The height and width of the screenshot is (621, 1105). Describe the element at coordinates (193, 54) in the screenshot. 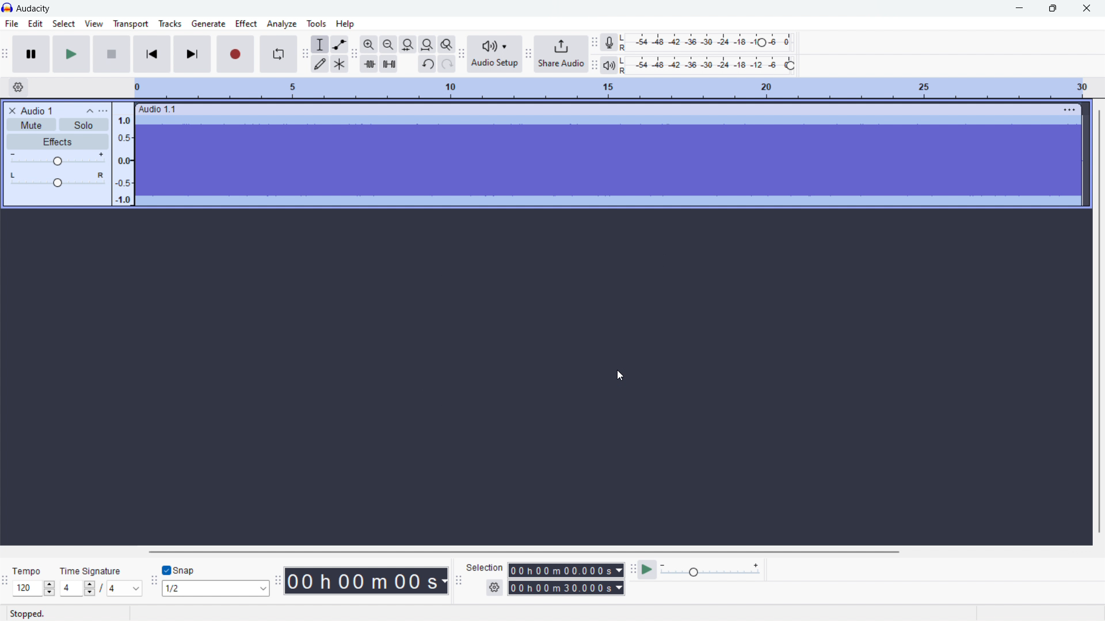

I see `skip to last` at that location.